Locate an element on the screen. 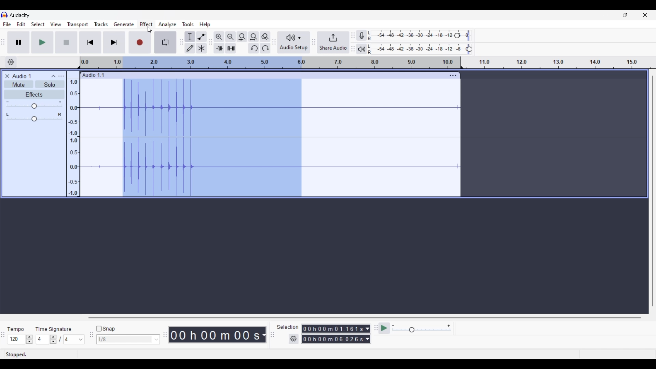 The width and height of the screenshot is (656, 369). Pan to left is located at coordinates (8, 114).